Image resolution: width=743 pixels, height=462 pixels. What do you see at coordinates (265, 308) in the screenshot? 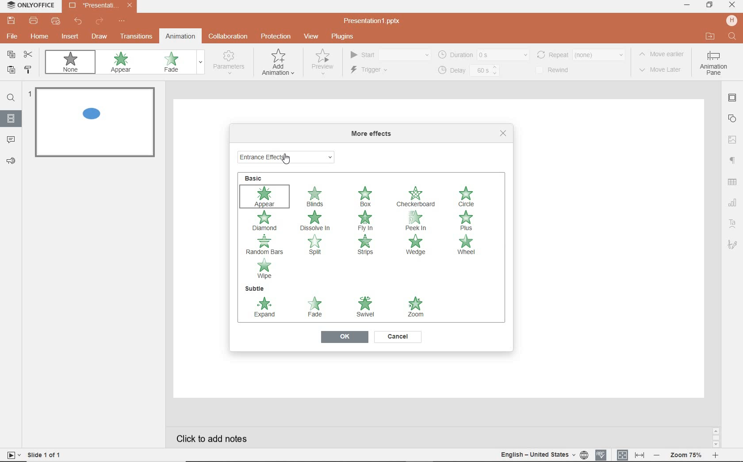
I see `EXPAND` at bounding box center [265, 308].